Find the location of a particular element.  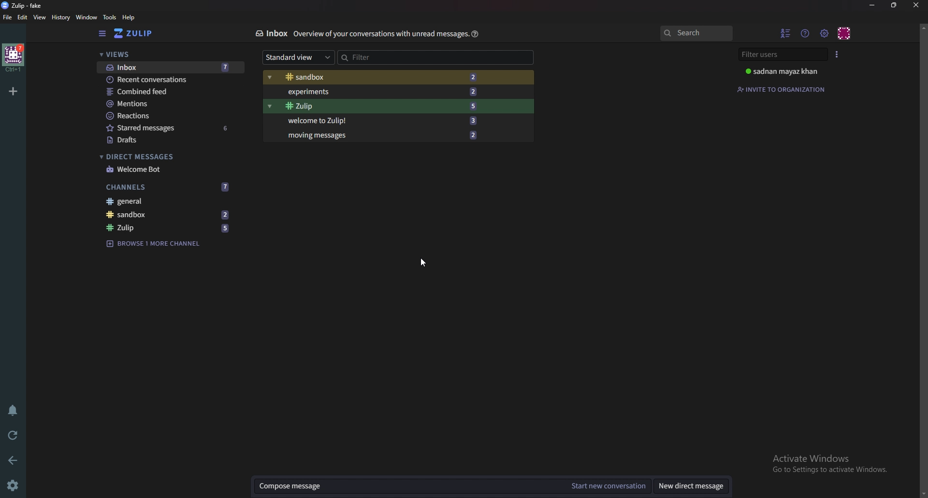

User list style is located at coordinates (837, 54).